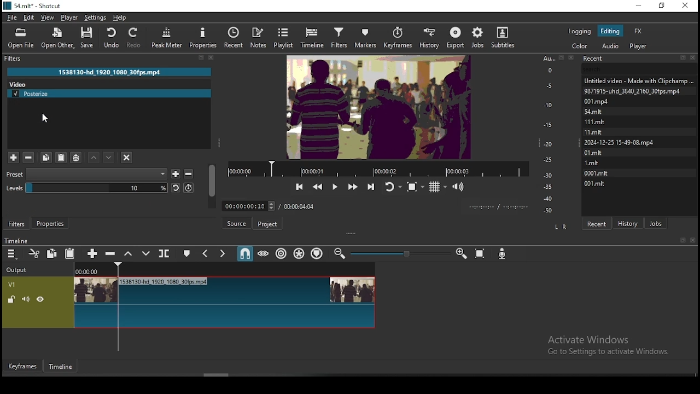  What do you see at coordinates (300, 206) in the screenshot?
I see `total time` at bounding box center [300, 206].